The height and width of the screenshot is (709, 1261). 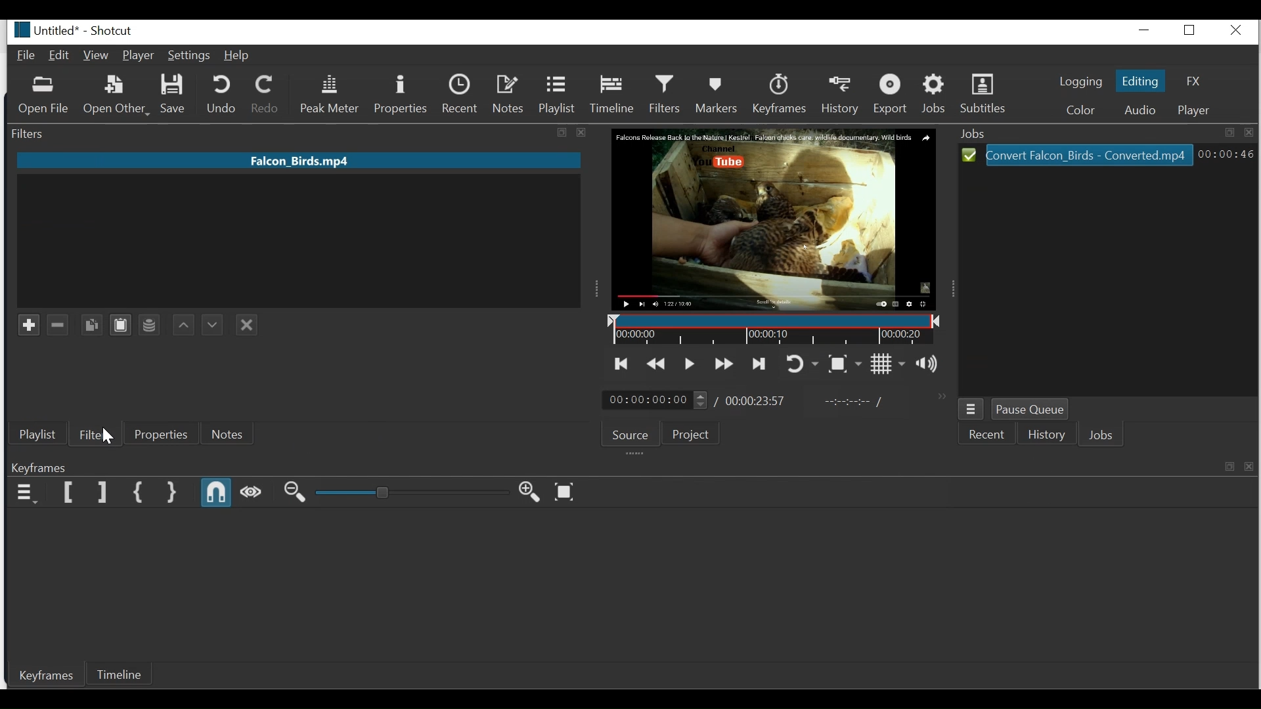 I want to click on Pause Queue, so click(x=1030, y=409).